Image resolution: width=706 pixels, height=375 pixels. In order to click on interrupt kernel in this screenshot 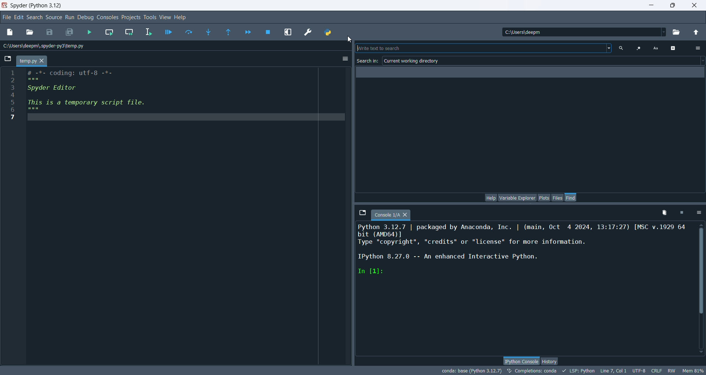, I will do `click(682, 212)`.